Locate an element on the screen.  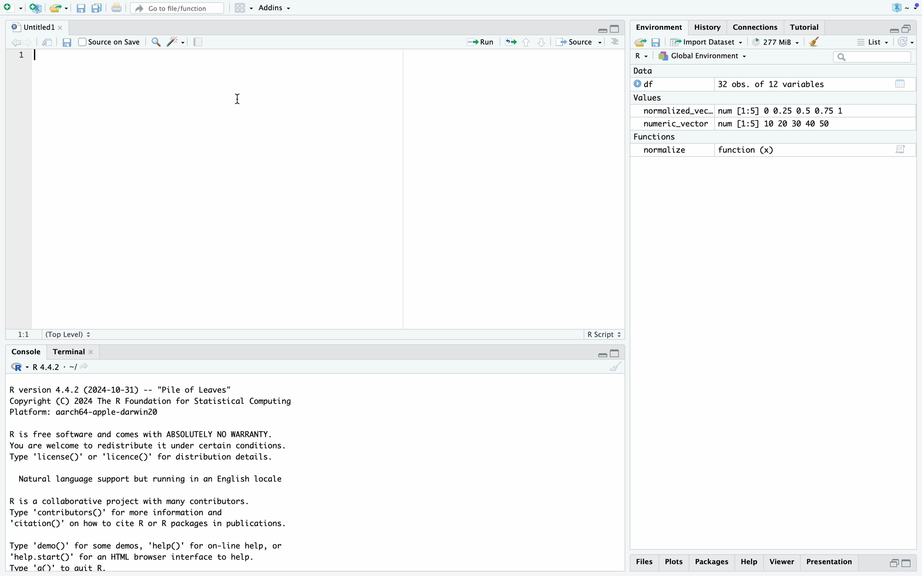
CLEAN UP is located at coordinates (815, 41).